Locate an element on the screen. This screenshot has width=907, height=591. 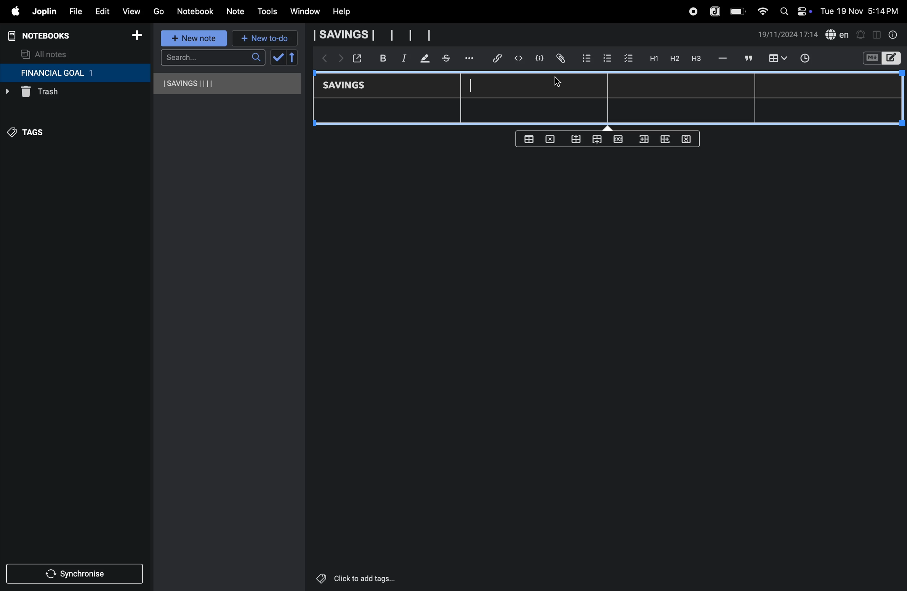
check box is located at coordinates (629, 59).